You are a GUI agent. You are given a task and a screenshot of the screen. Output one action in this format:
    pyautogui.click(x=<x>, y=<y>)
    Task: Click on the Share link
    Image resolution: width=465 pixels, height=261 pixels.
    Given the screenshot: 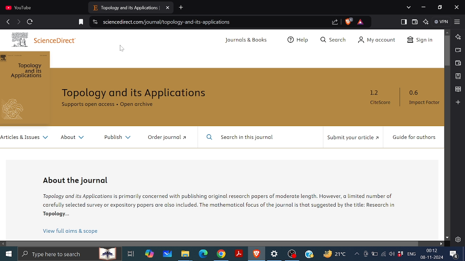 What is the action you would take?
    pyautogui.click(x=335, y=22)
    